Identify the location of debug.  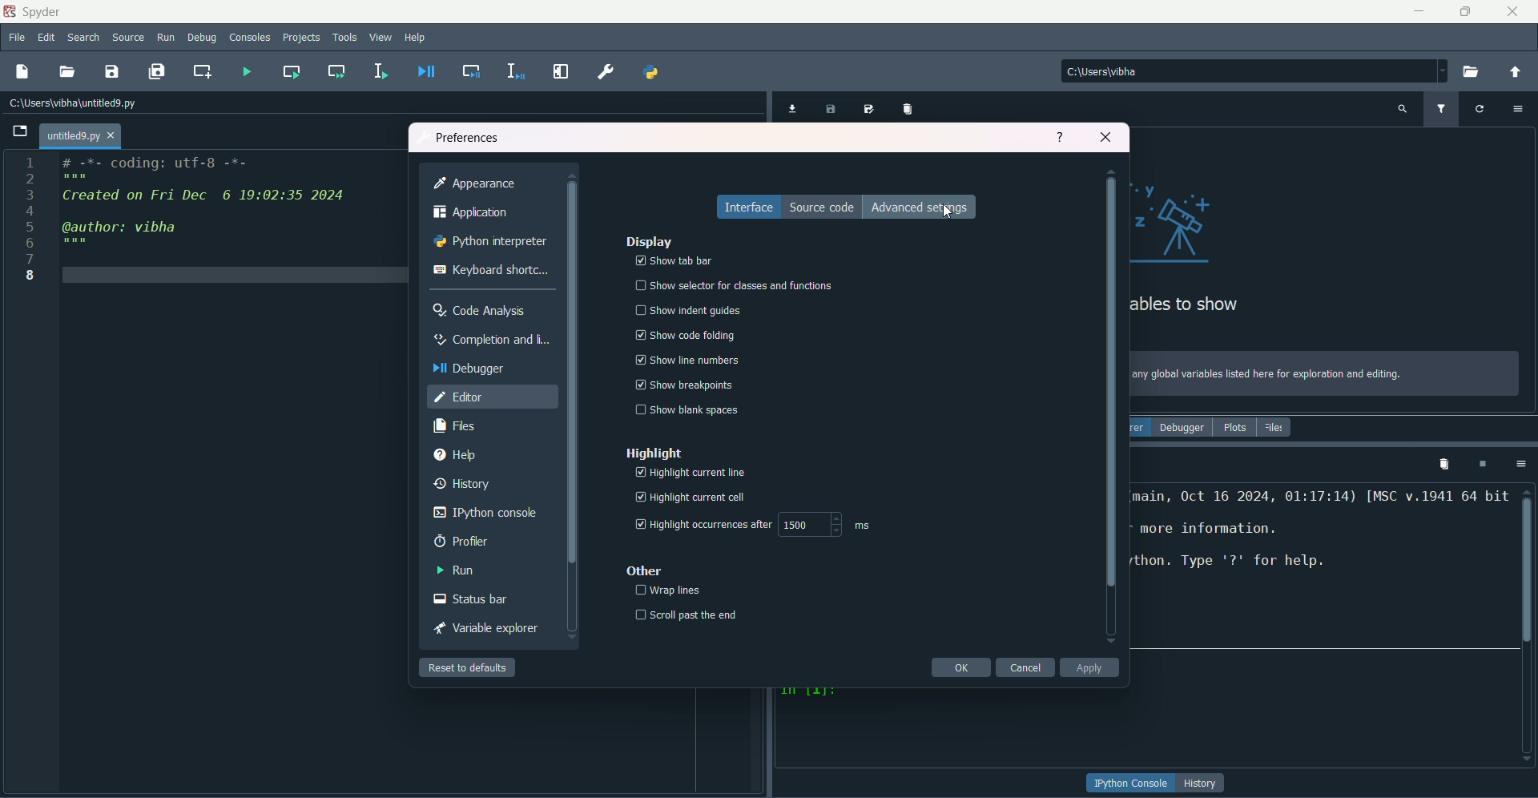
(203, 38).